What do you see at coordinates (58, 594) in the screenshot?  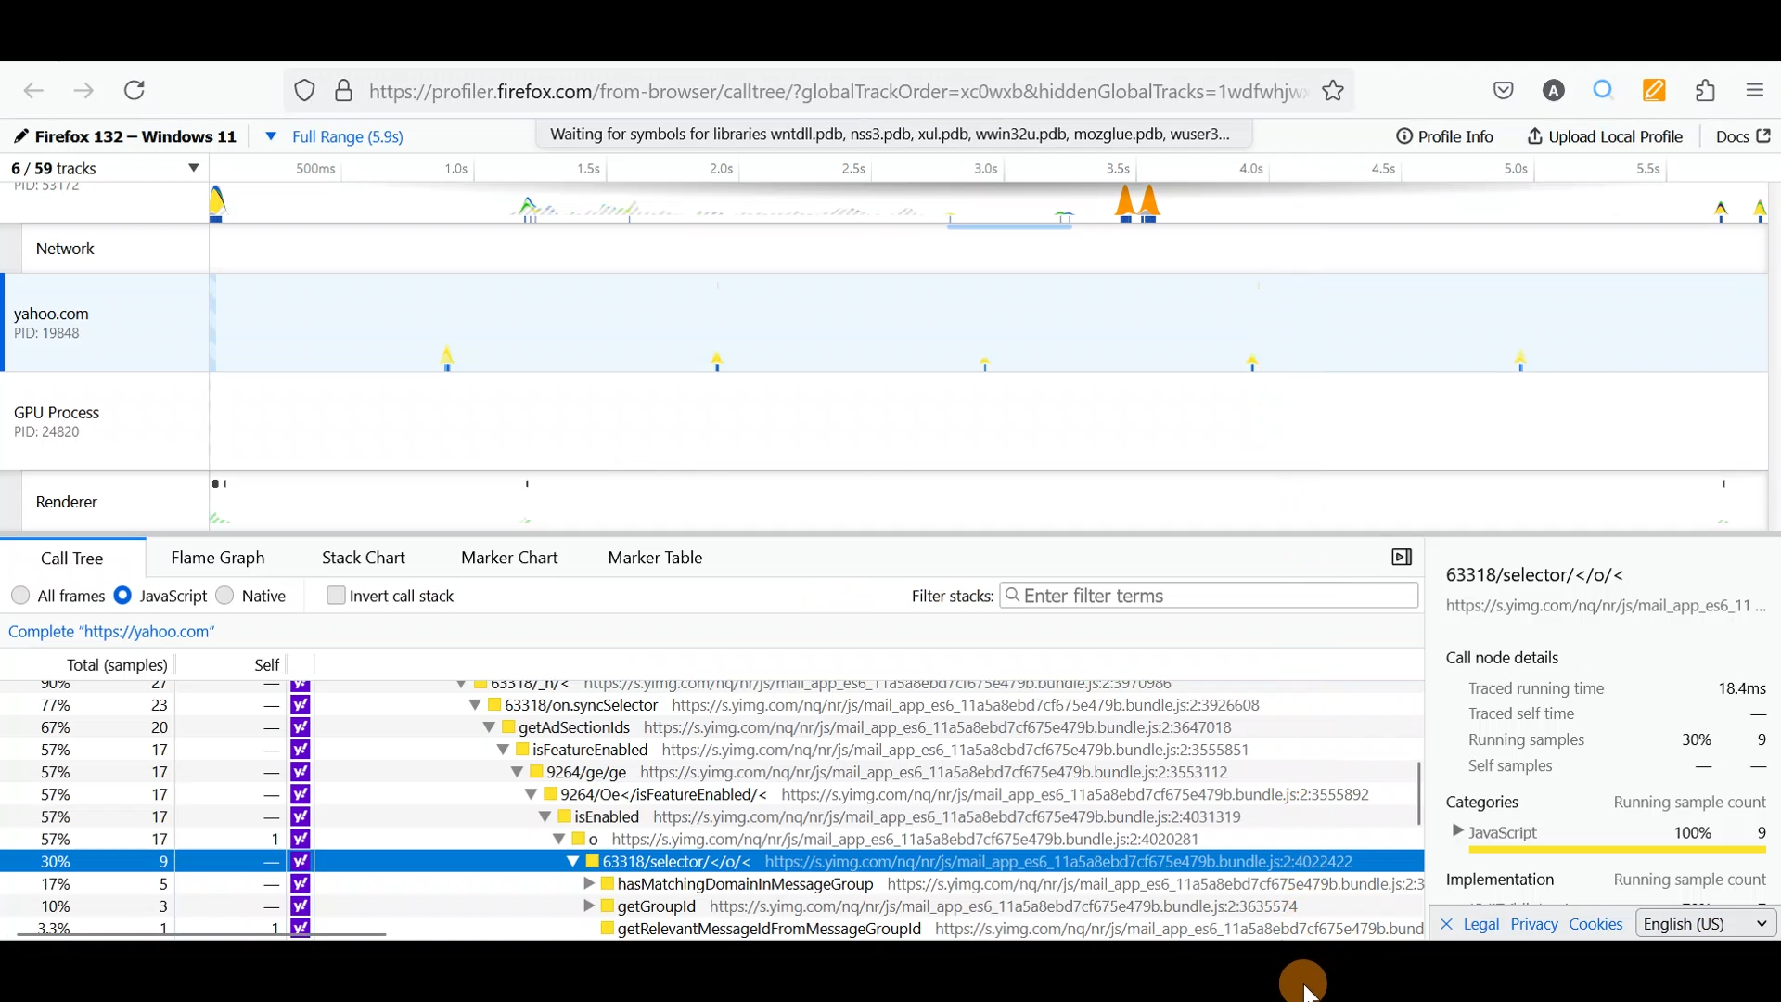 I see `All frames` at bounding box center [58, 594].